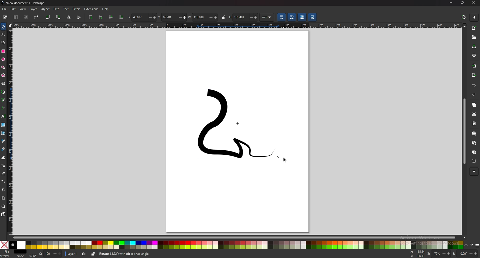 Image resolution: width=480 pixels, height=258 pixels. I want to click on minimize, so click(451, 2).